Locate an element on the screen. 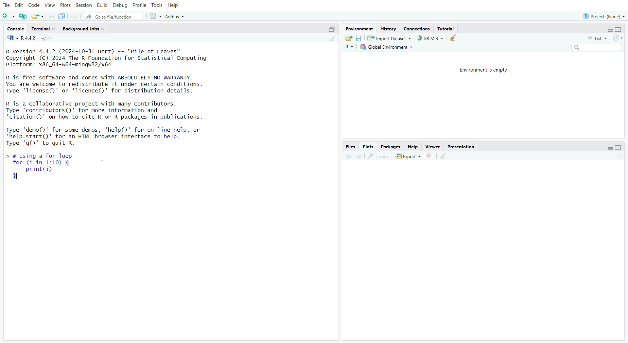  zoom is located at coordinates (378, 156).